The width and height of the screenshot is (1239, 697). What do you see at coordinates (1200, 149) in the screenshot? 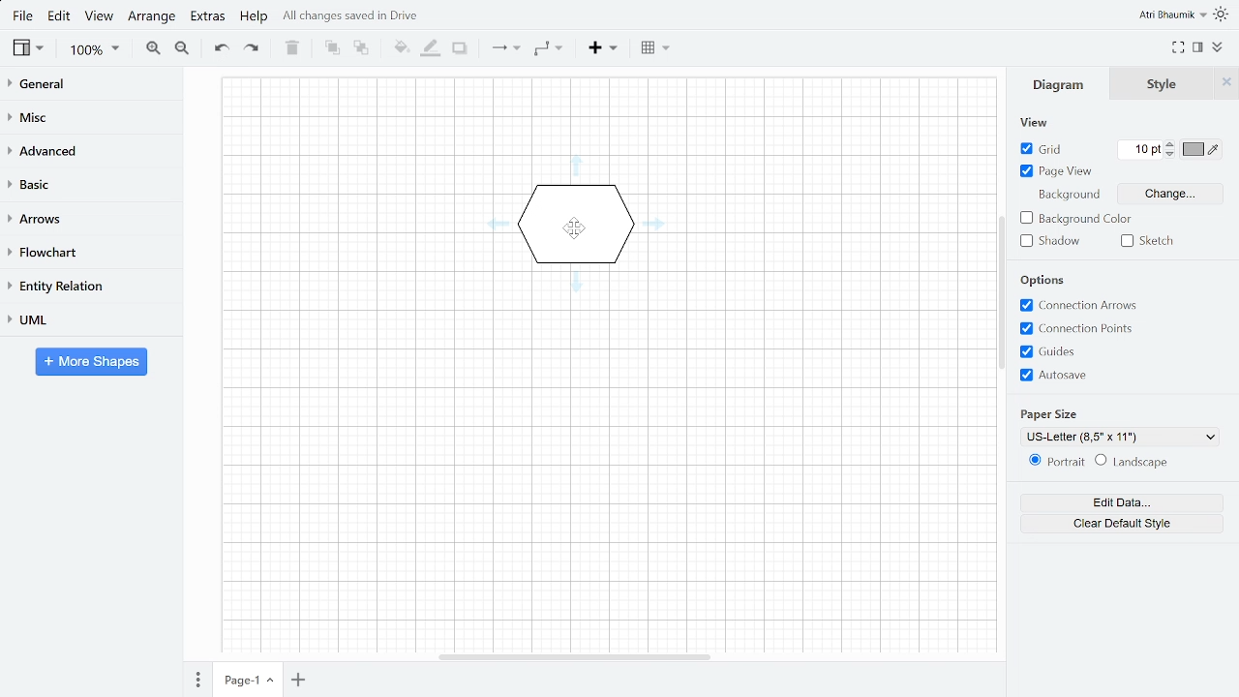
I see `Color picker` at bounding box center [1200, 149].